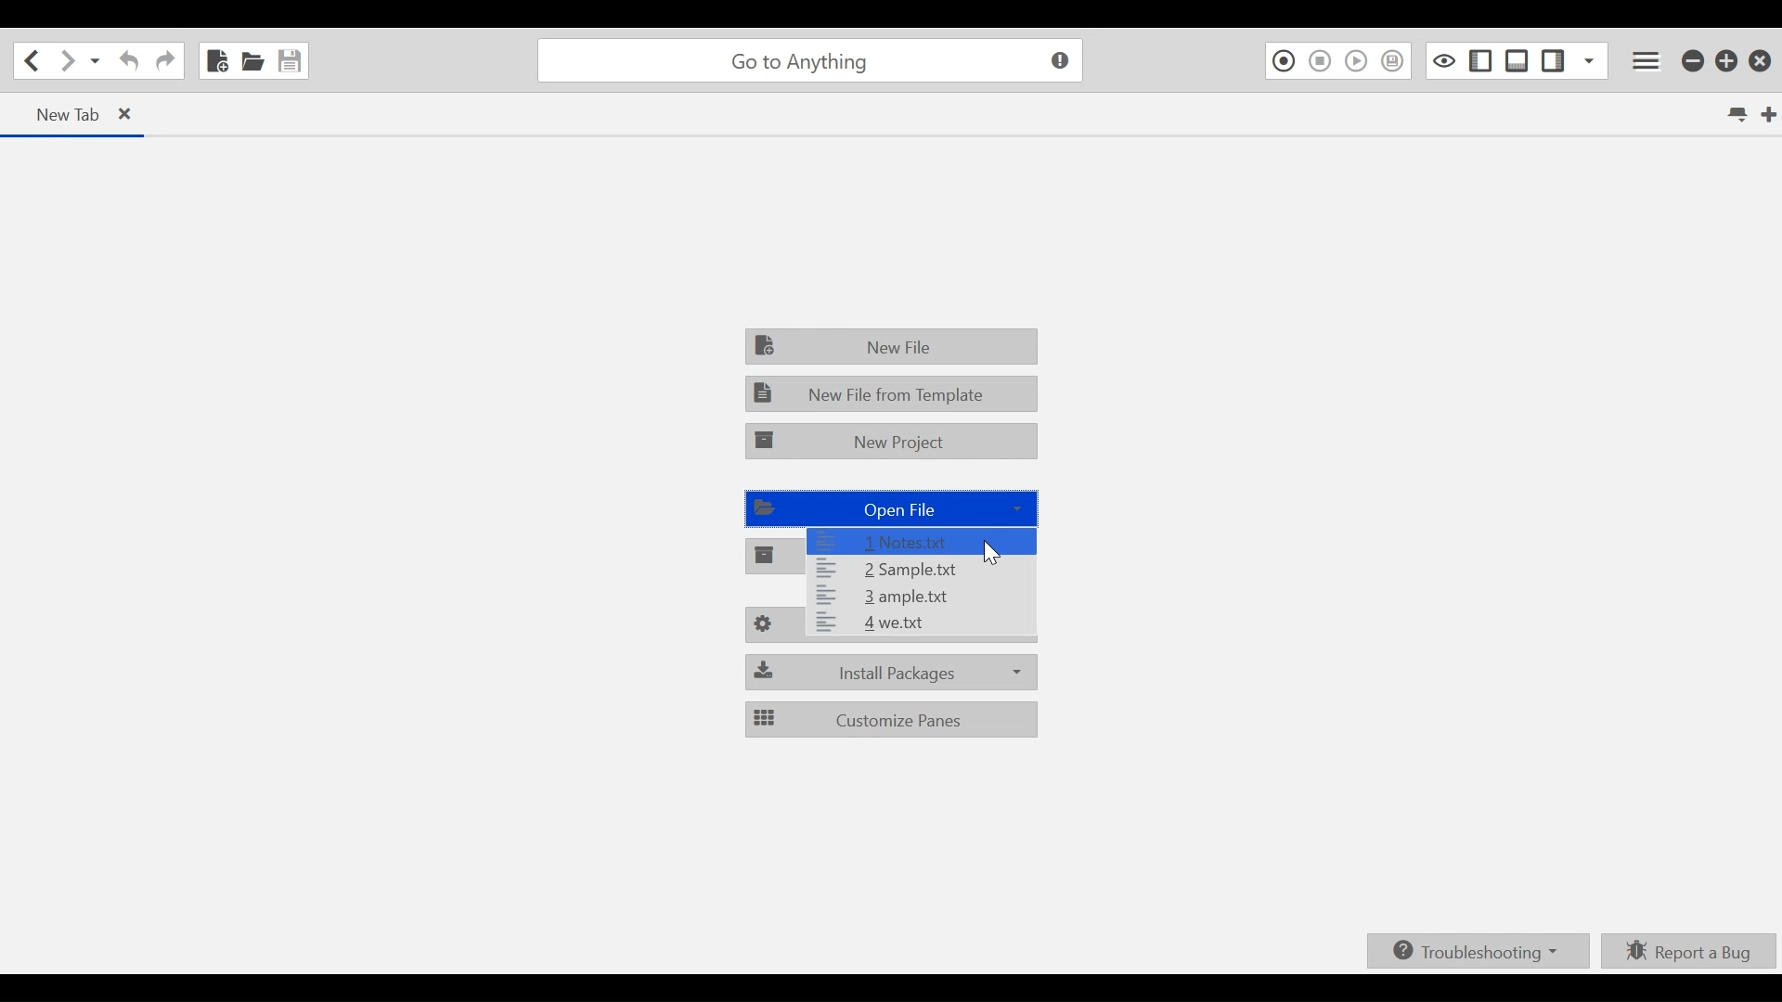 The height and width of the screenshot is (1002, 1782). I want to click on Save File, so click(291, 60).